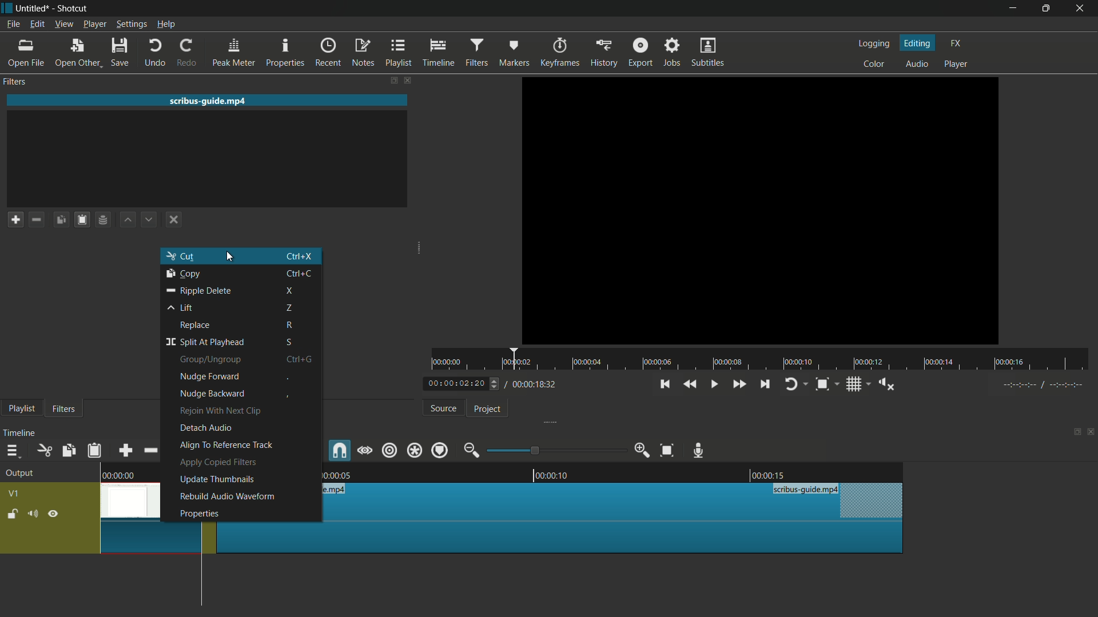 Image resolution: width=1098 pixels, height=617 pixels. What do you see at coordinates (287, 397) in the screenshot?
I see `keyboard shortcut` at bounding box center [287, 397].